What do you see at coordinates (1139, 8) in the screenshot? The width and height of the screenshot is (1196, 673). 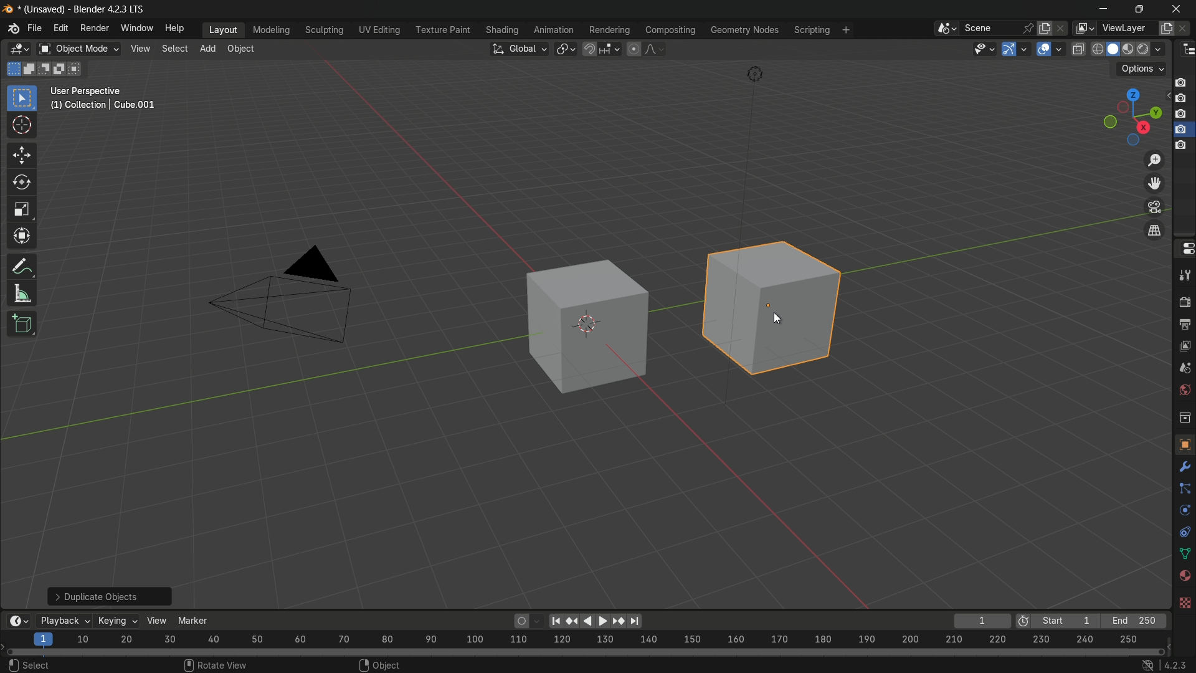 I see `maximize or restore` at bounding box center [1139, 8].